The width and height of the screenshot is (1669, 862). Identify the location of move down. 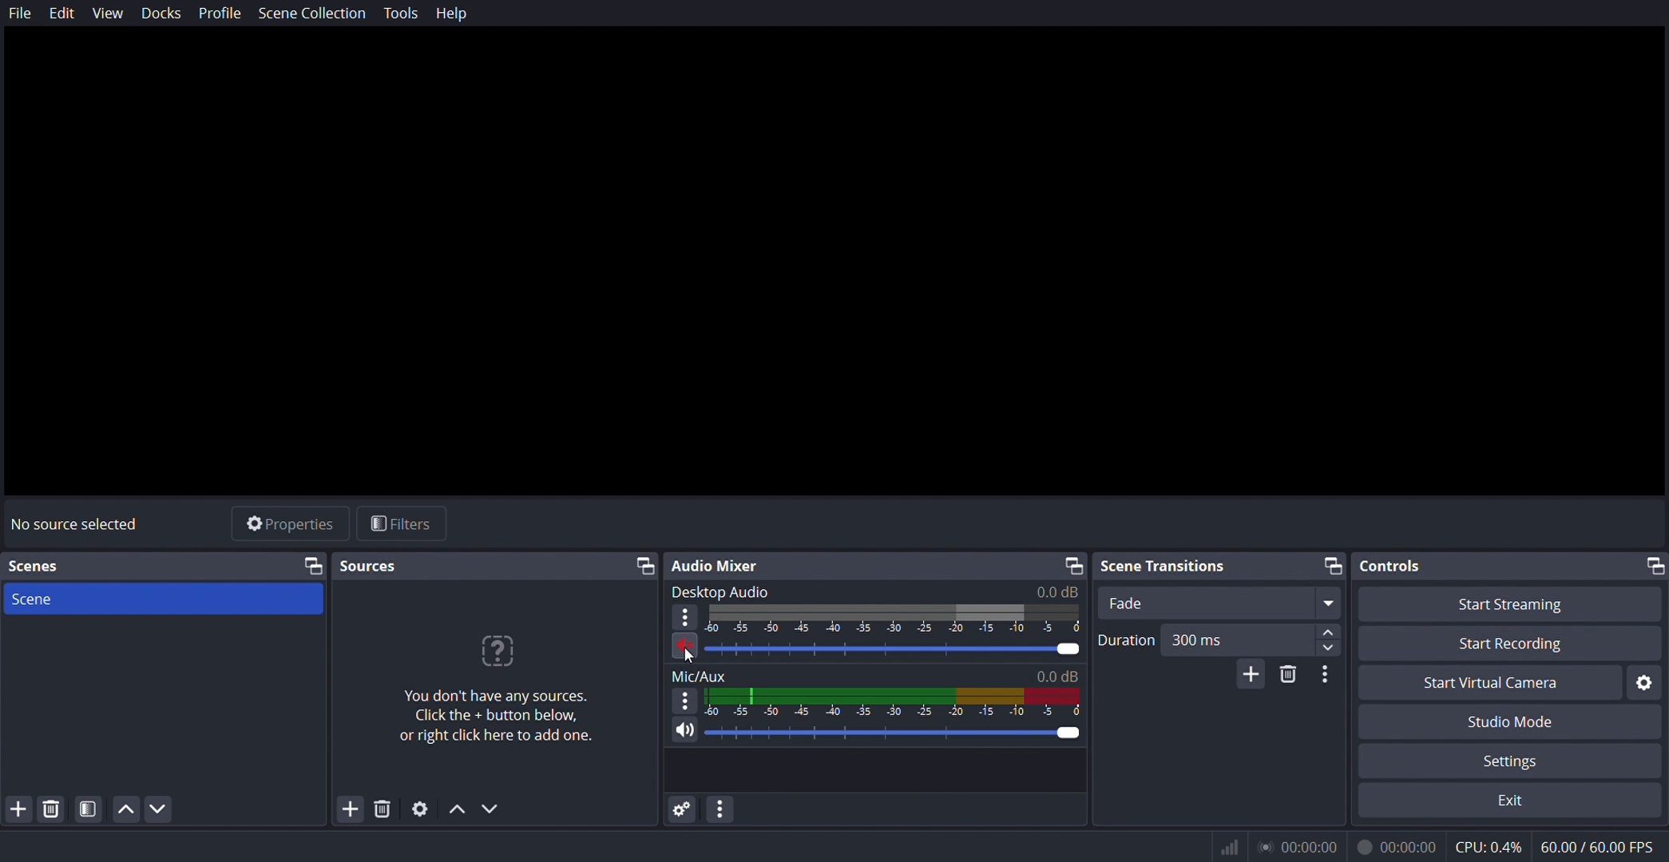
(492, 807).